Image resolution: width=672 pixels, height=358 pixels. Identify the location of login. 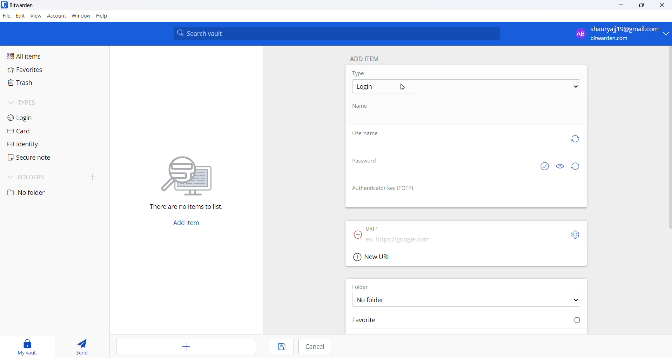
(35, 117).